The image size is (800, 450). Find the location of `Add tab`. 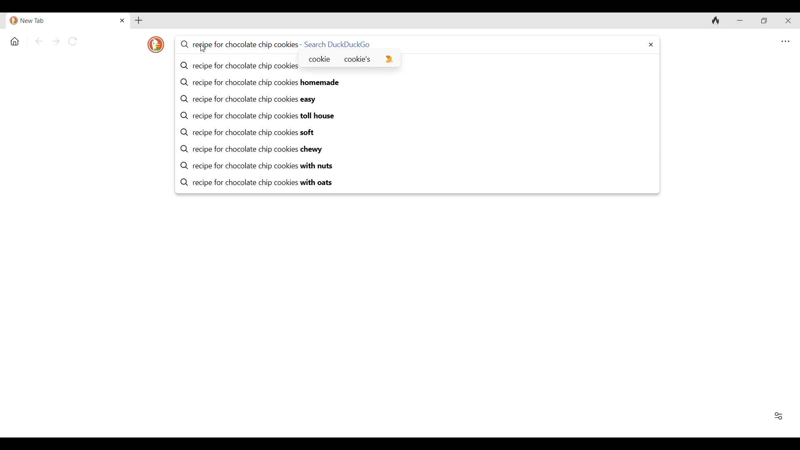

Add tab is located at coordinates (139, 20).